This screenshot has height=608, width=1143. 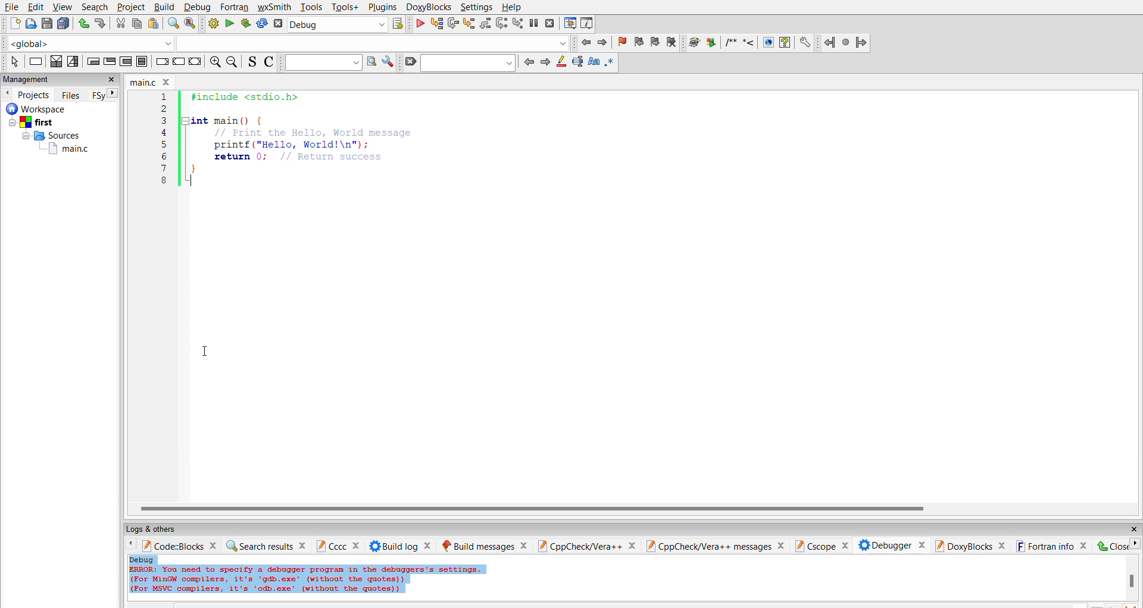 What do you see at coordinates (127, 62) in the screenshot?
I see `counting loop` at bounding box center [127, 62].